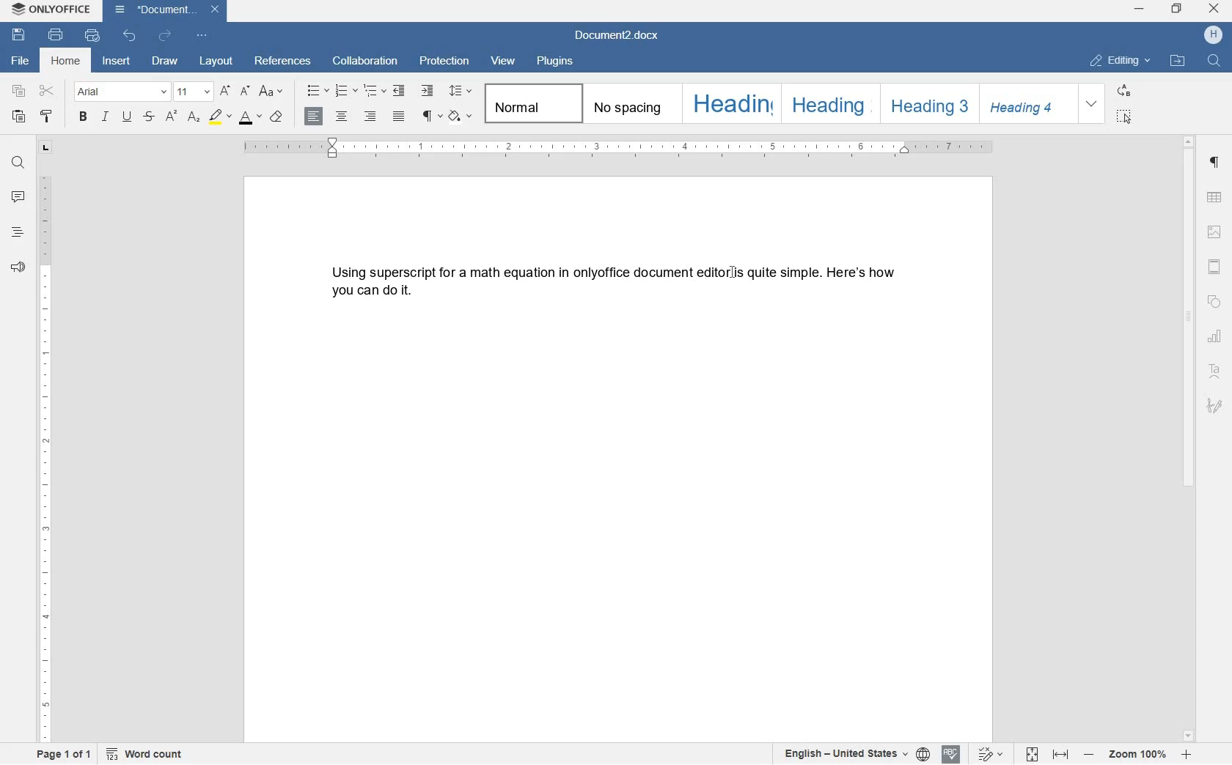 Image resolution: width=1232 pixels, height=765 pixels. I want to click on page 1 of 1, so click(65, 756).